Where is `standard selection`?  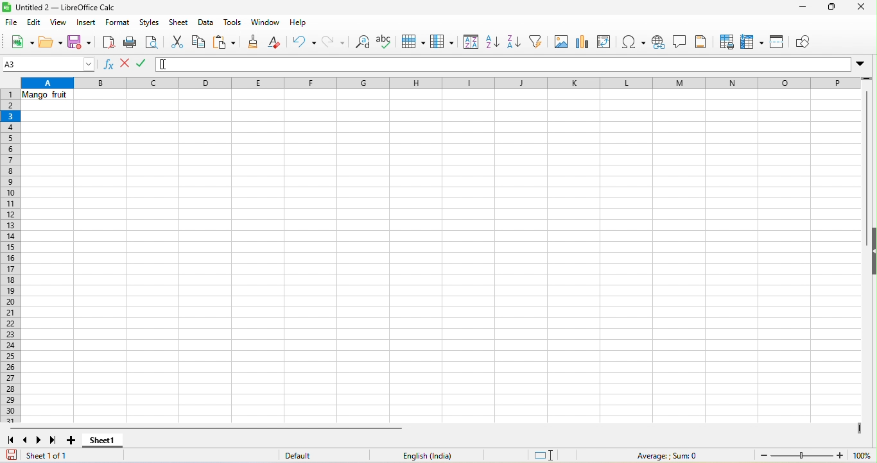
standard selection is located at coordinates (548, 455).